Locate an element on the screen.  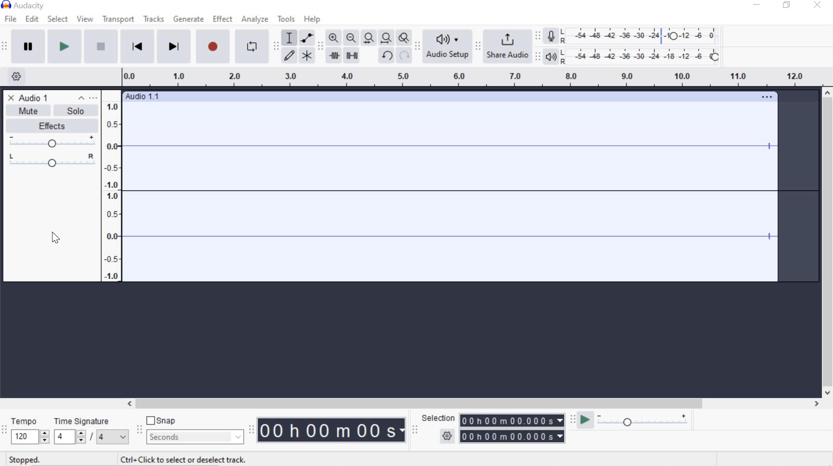
SELECTION is located at coordinates (439, 418).